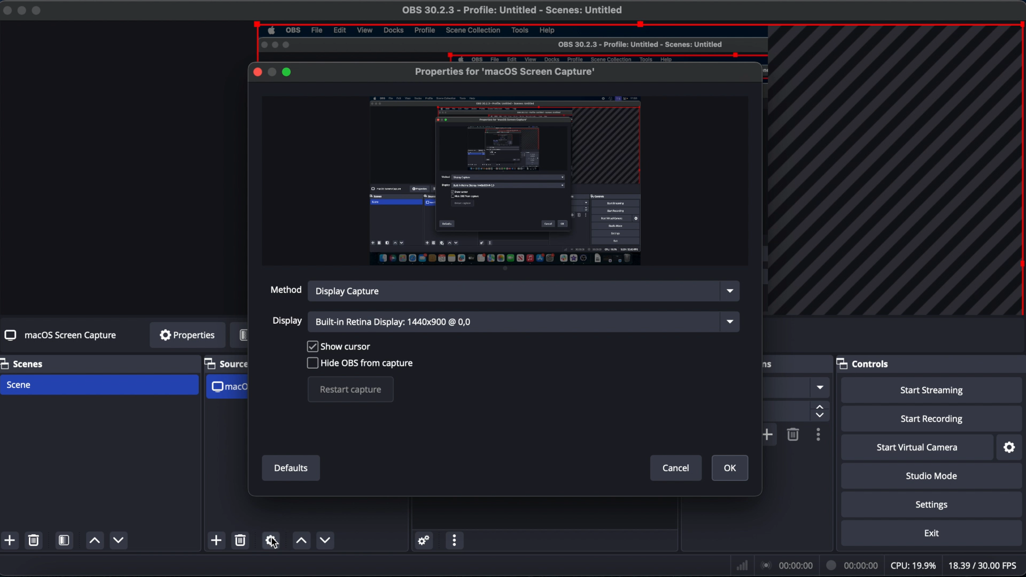  Describe the element at coordinates (639, 44) in the screenshot. I see `OBS 30.2.3 - Profile: Untitled - Scenes: Untitled` at that location.